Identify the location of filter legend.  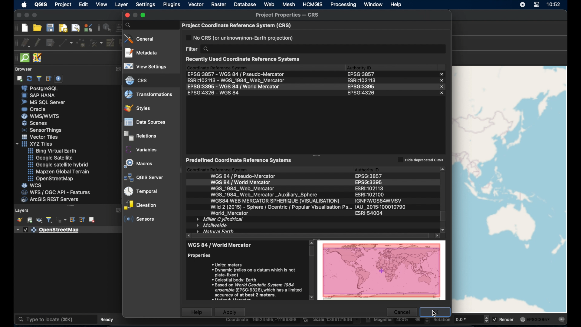
(50, 219).